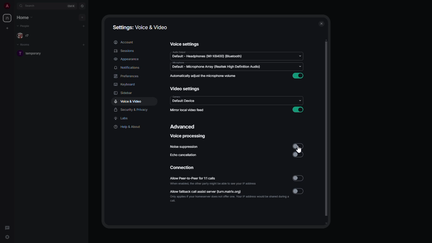 The image size is (432, 243). I want to click on people, so click(25, 35).